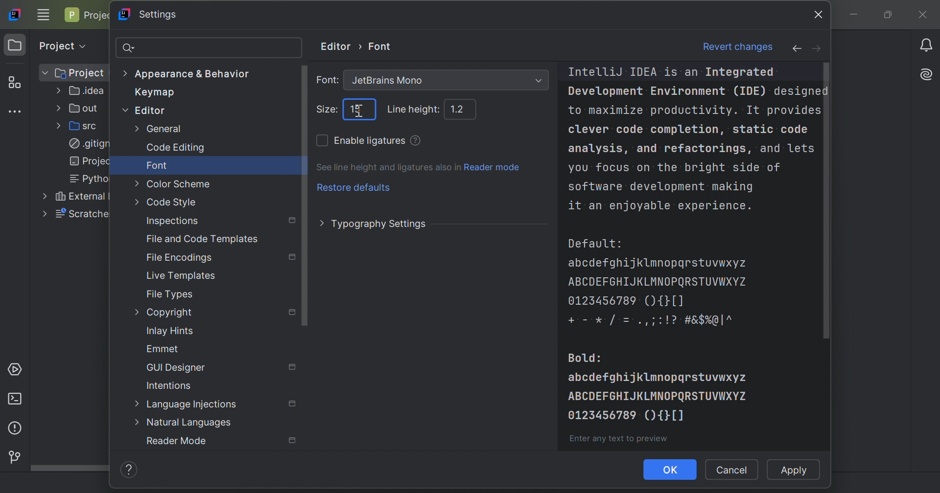 The image size is (940, 493). Describe the element at coordinates (817, 50) in the screenshot. I see `forward` at that location.